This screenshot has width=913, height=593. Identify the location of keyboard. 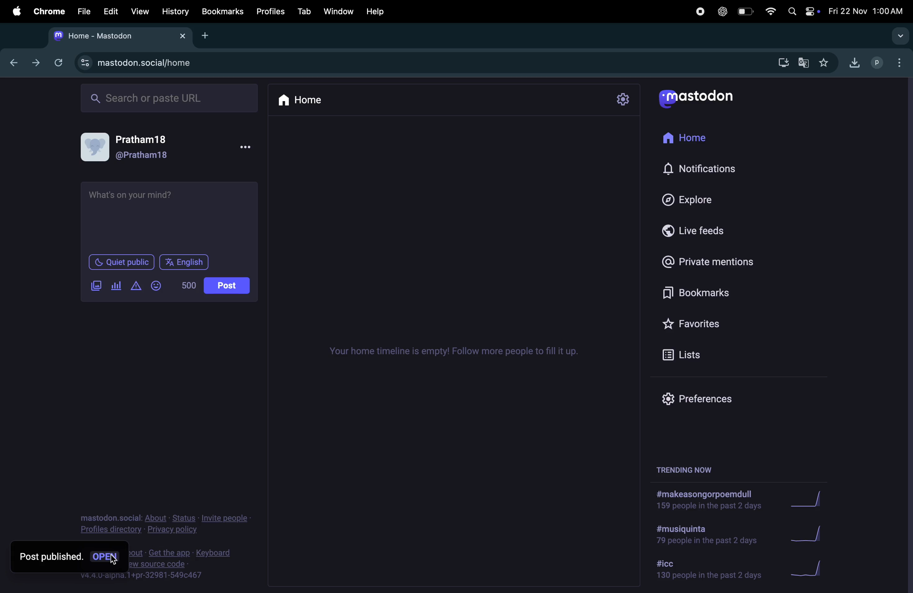
(215, 553).